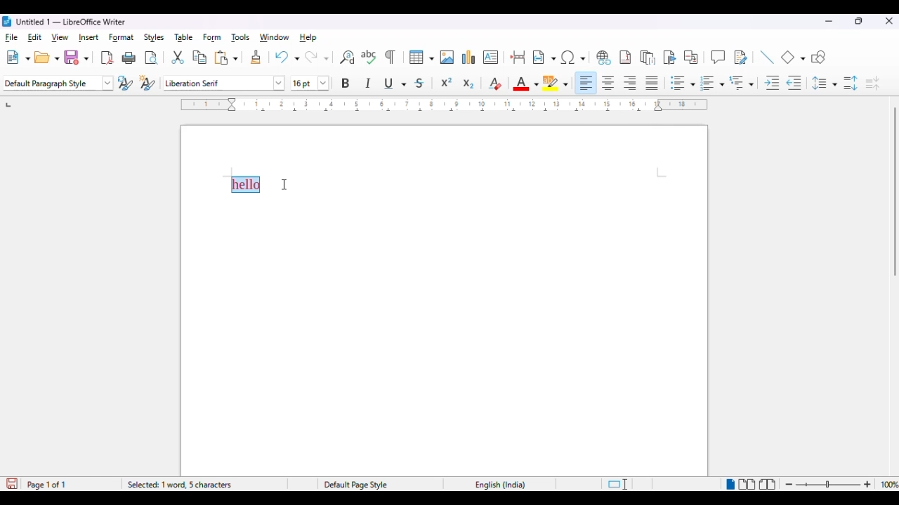 The height and width of the screenshot is (505, 899). I want to click on basic shapes, so click(794, 57).